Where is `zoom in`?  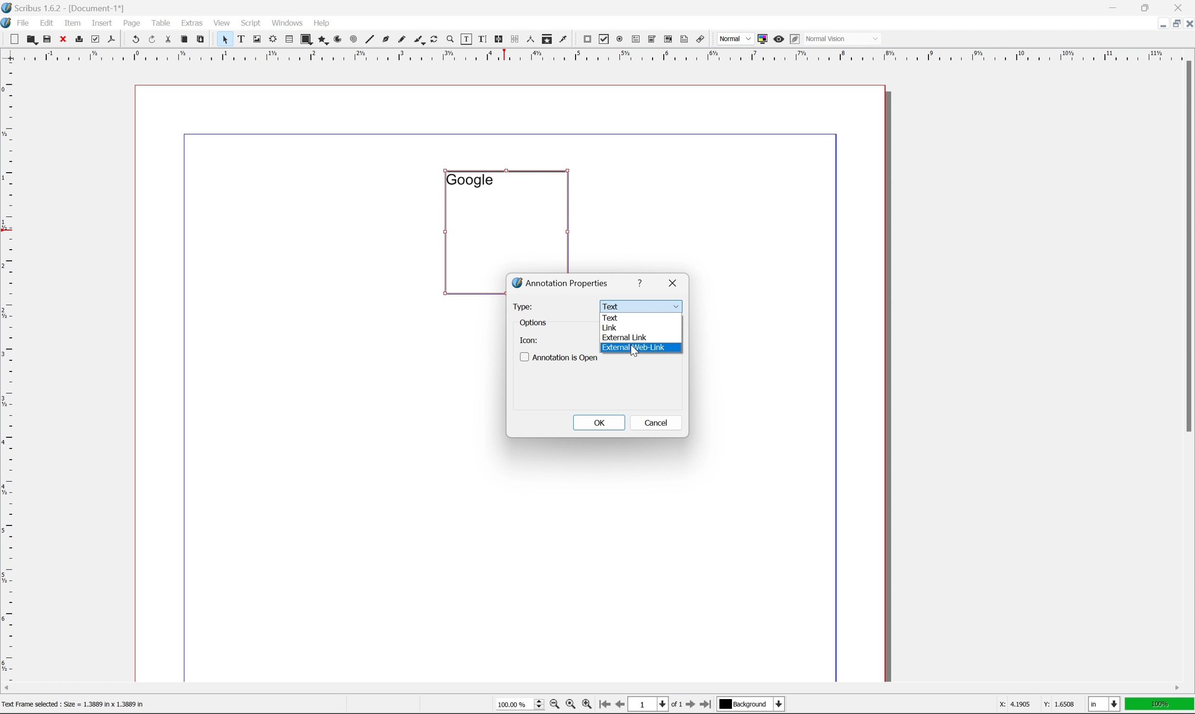
zoom in is located at coordinates (586, 705).